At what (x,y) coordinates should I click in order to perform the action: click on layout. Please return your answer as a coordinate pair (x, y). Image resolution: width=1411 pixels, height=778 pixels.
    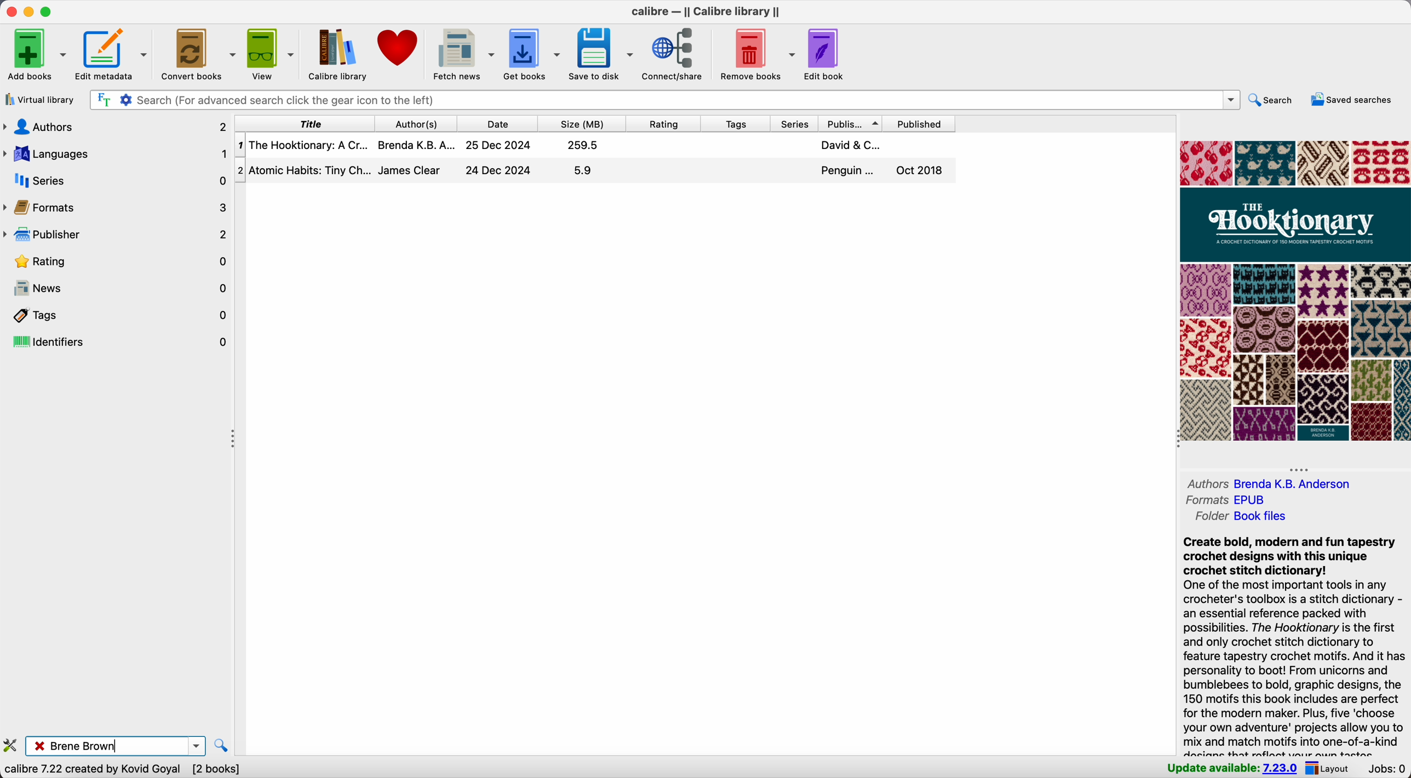
    Looking at the image, I should click on (1329, 768).